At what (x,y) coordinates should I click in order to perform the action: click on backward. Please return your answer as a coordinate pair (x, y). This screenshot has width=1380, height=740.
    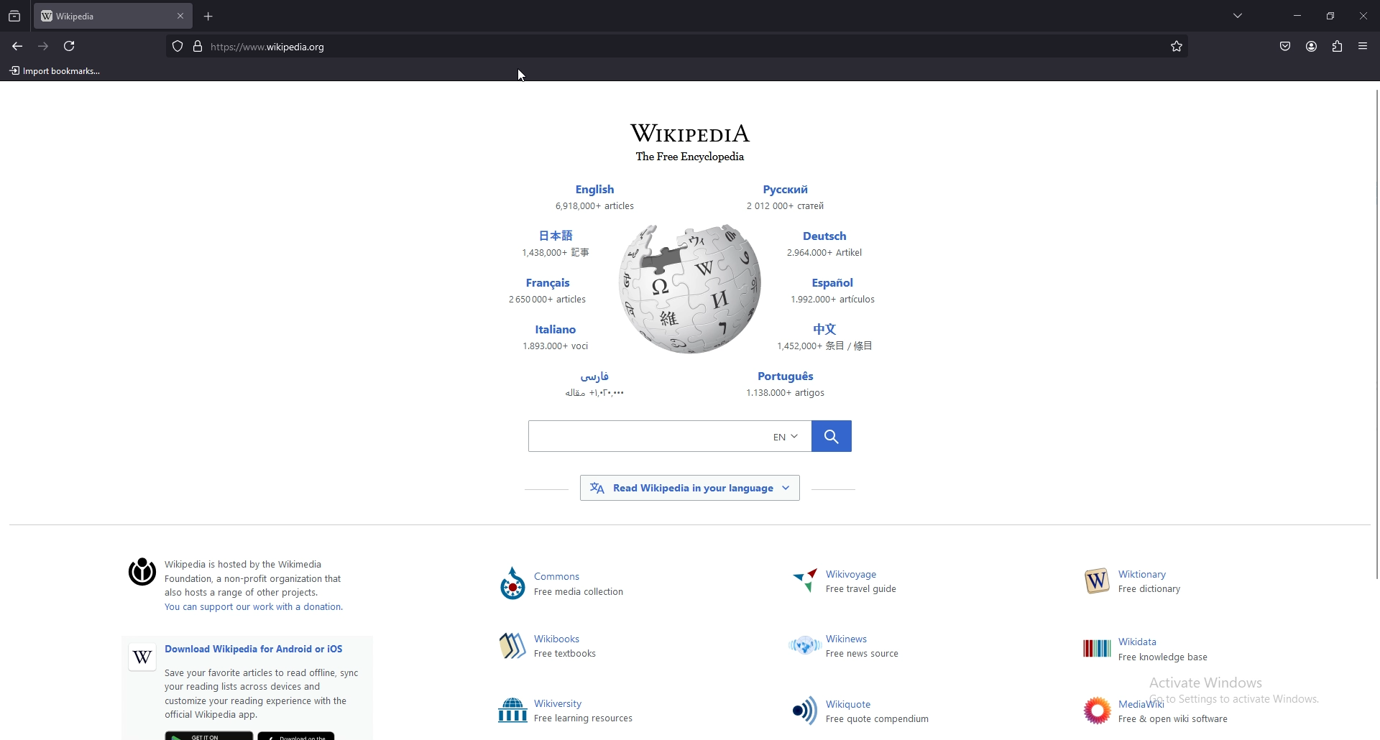
    Looking at the image, I should click on (17, 47).